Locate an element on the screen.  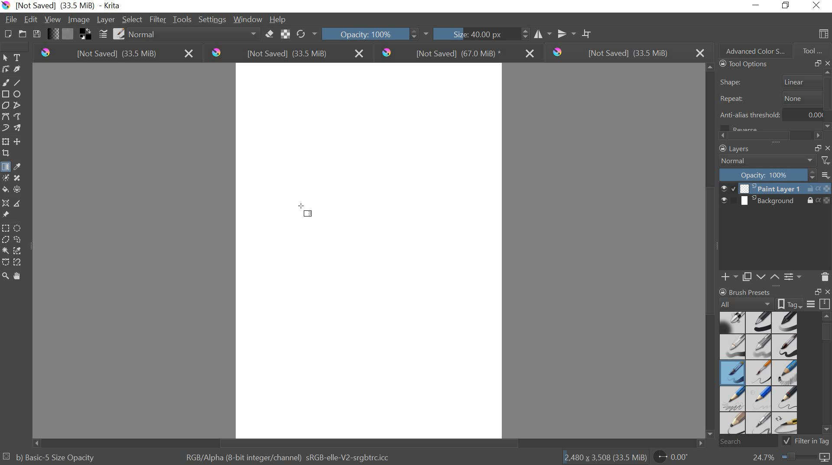
[not saved] (33.5 mb) is located at coordinates (626, 53).